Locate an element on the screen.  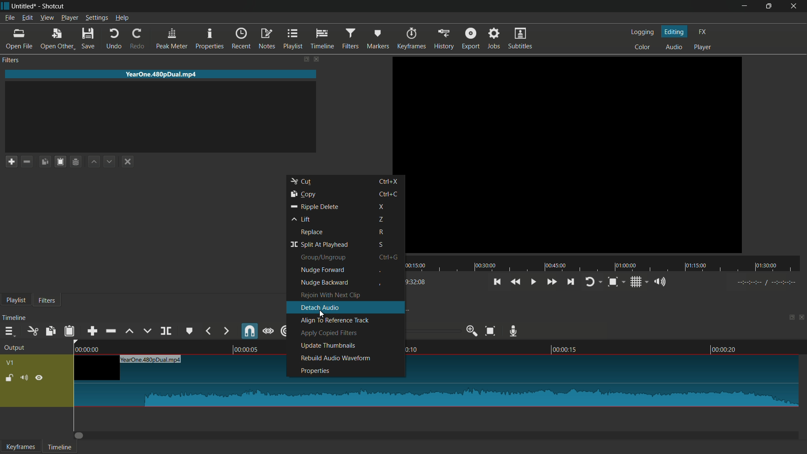
edit menu is located at coordinates (27, 18).